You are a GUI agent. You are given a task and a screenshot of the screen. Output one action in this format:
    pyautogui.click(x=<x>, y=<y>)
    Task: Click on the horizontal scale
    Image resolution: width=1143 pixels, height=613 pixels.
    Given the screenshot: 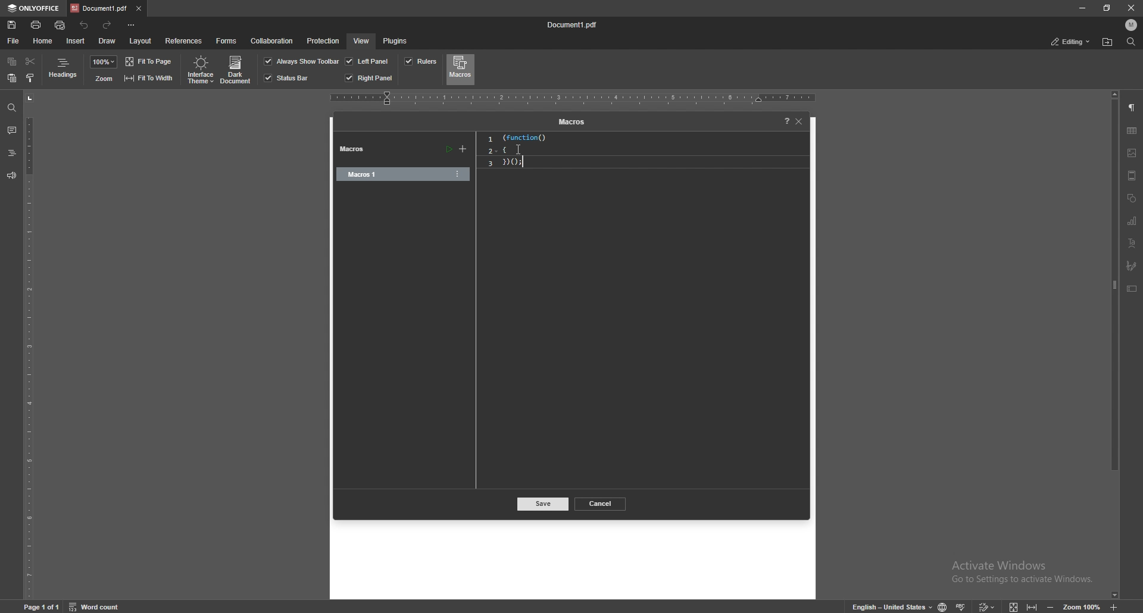 What is the action you would take?
    pyautogui.click(x=573, y=98)
    